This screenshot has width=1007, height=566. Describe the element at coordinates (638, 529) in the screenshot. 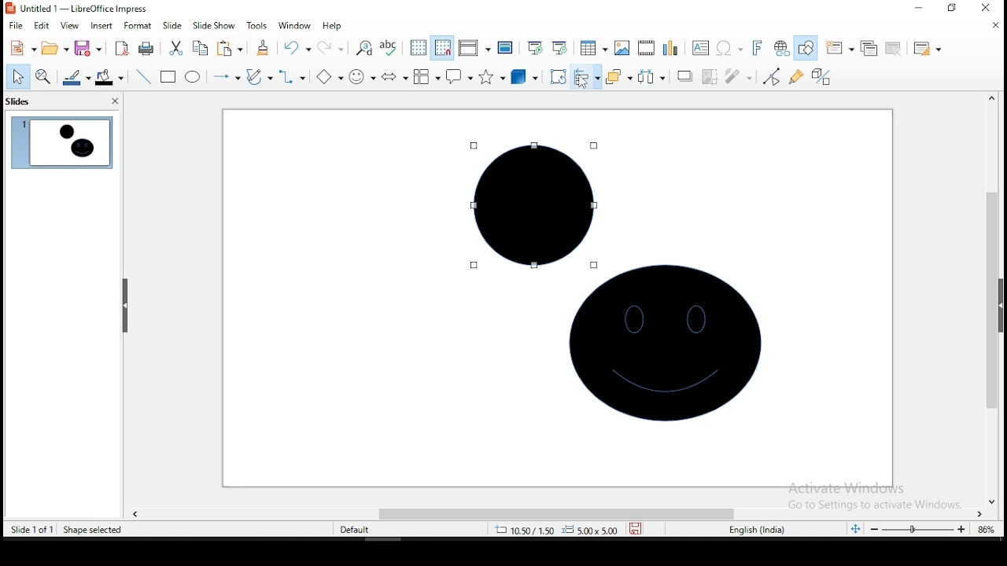

I see `save` at that location.